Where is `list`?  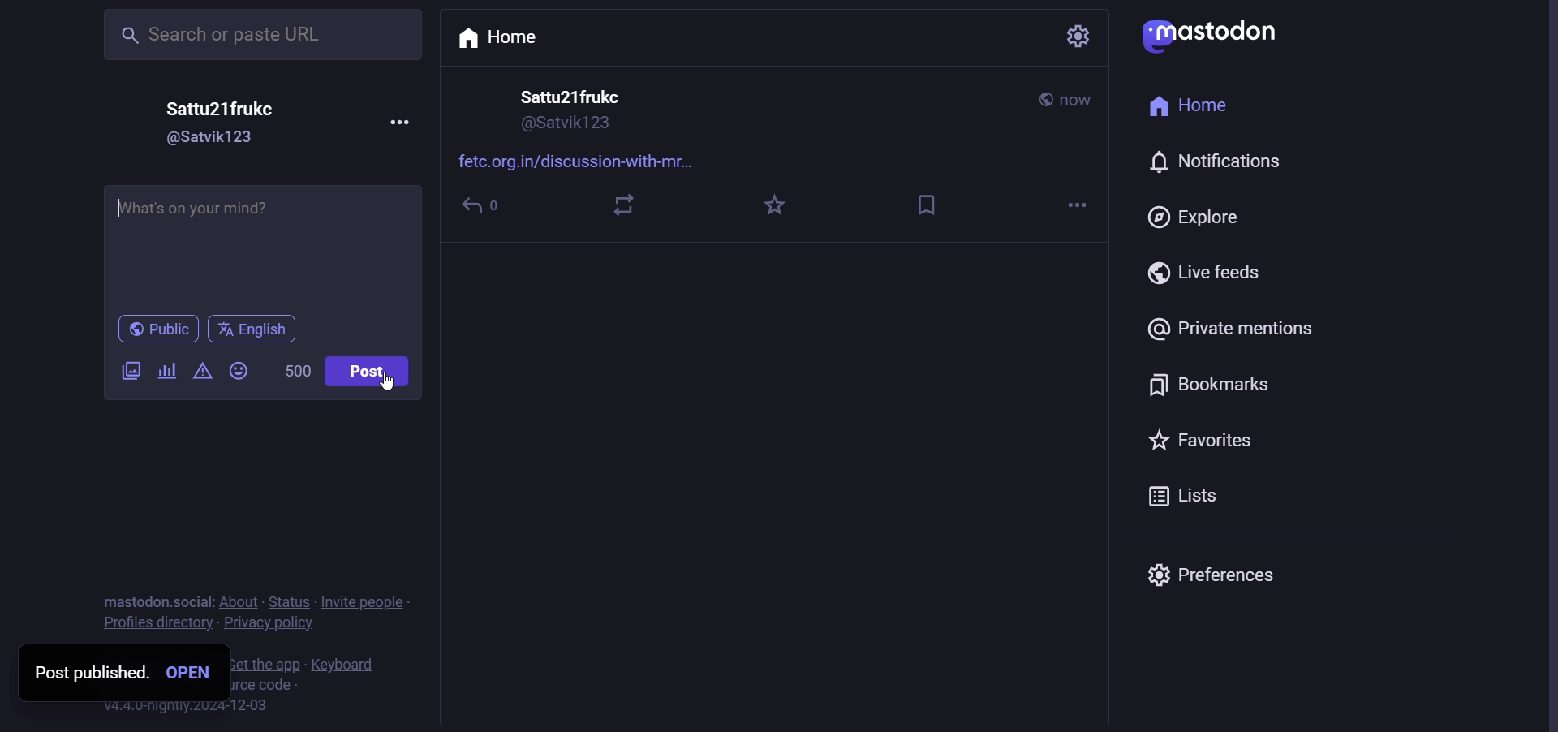 list is located at coordinates (1182, 495).